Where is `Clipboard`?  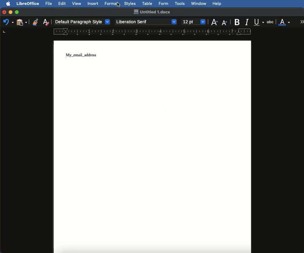
Clipboard is located at coordinates (22, 22).